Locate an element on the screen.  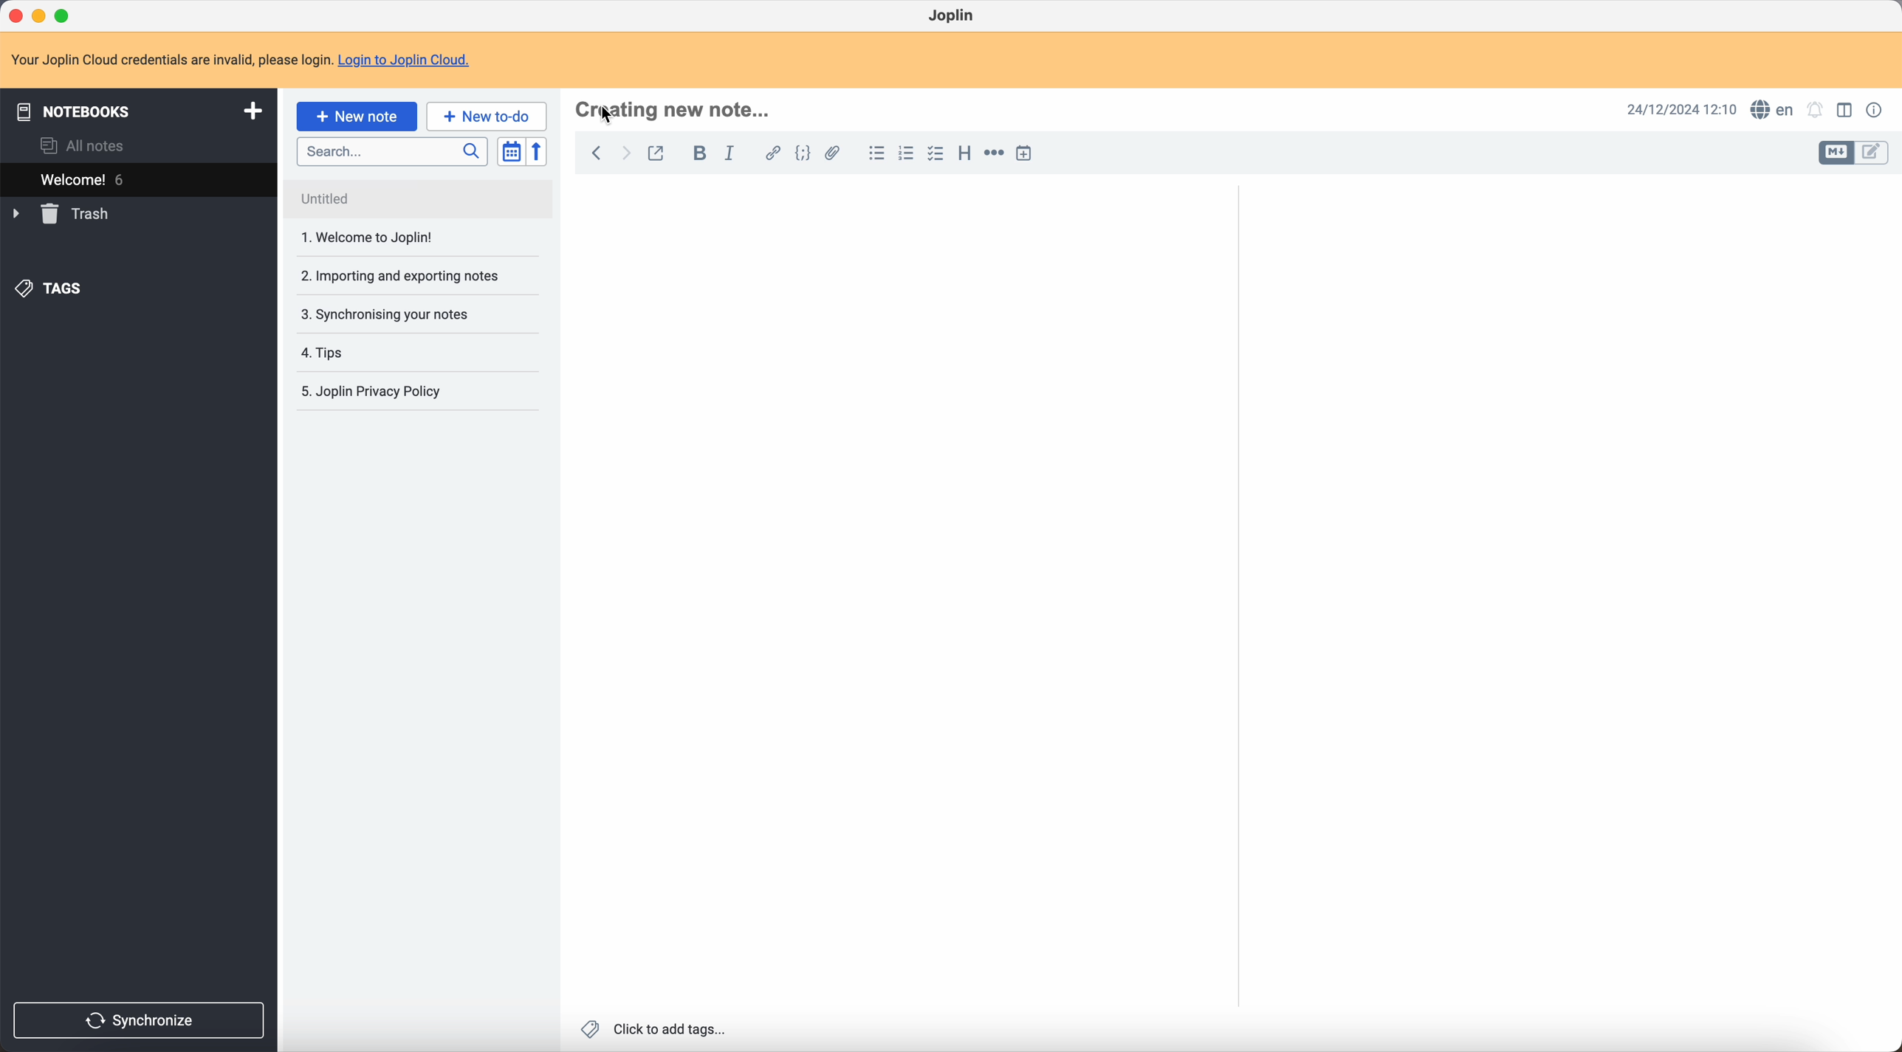
bold is located at coordinates (696, 153).